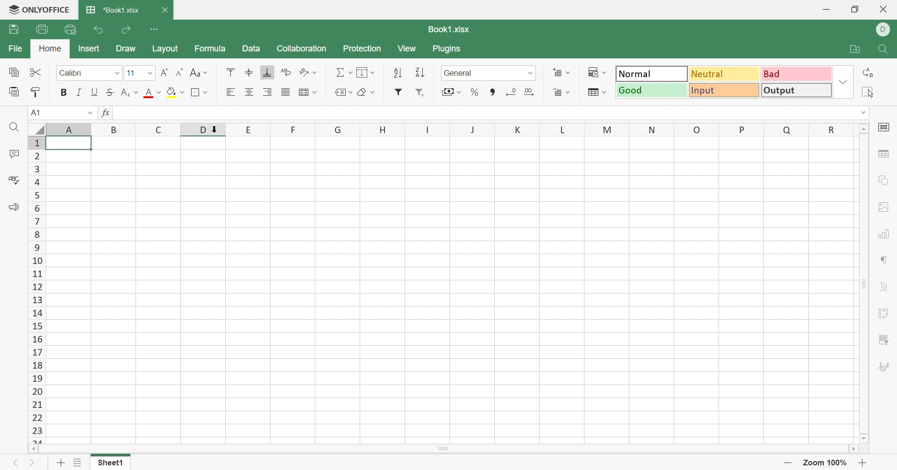  Describe the element at coordinates (419, 72) in the screenshot. I see `Descending order` at that location.